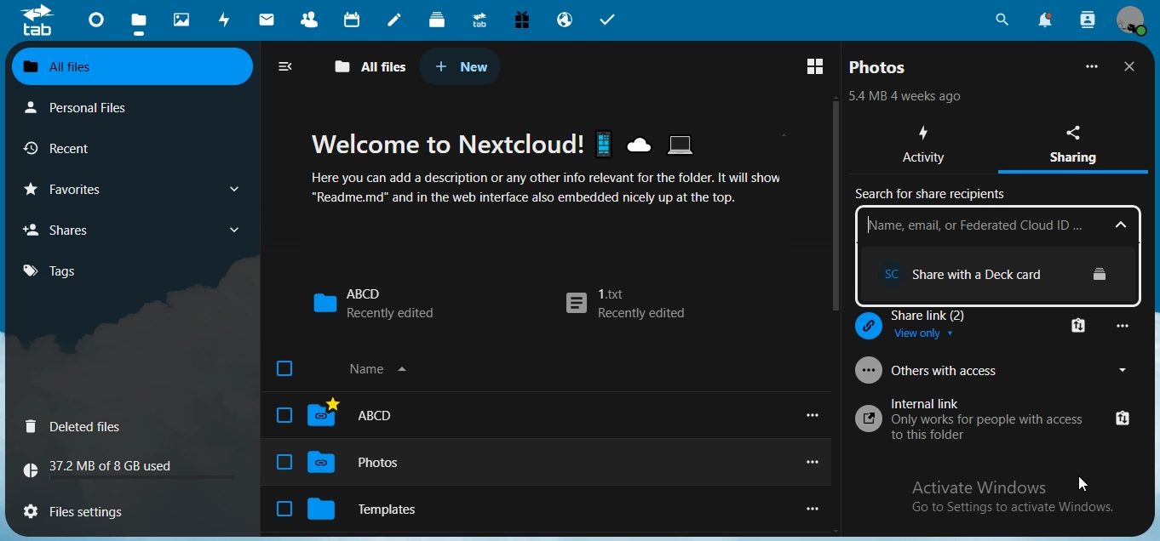 Image resolution: width=1160 pixels, height=541 pixels. Describe the element at coordinates (269, 21) in the screenshot. I see `mail` at that location.